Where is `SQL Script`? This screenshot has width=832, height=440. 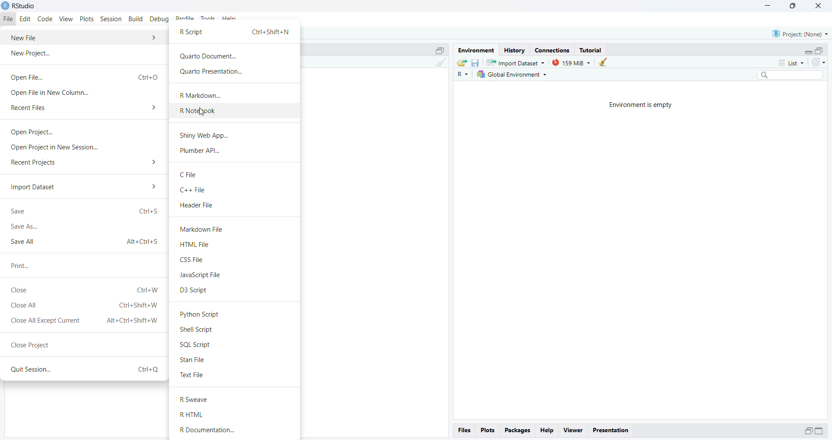 SQL Script is located at coordinates (196, 345).